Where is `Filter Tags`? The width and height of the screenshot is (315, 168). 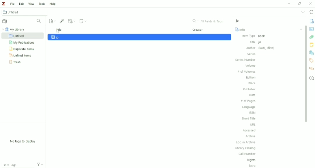 Filter Tags is located at coordinates (16, 165).